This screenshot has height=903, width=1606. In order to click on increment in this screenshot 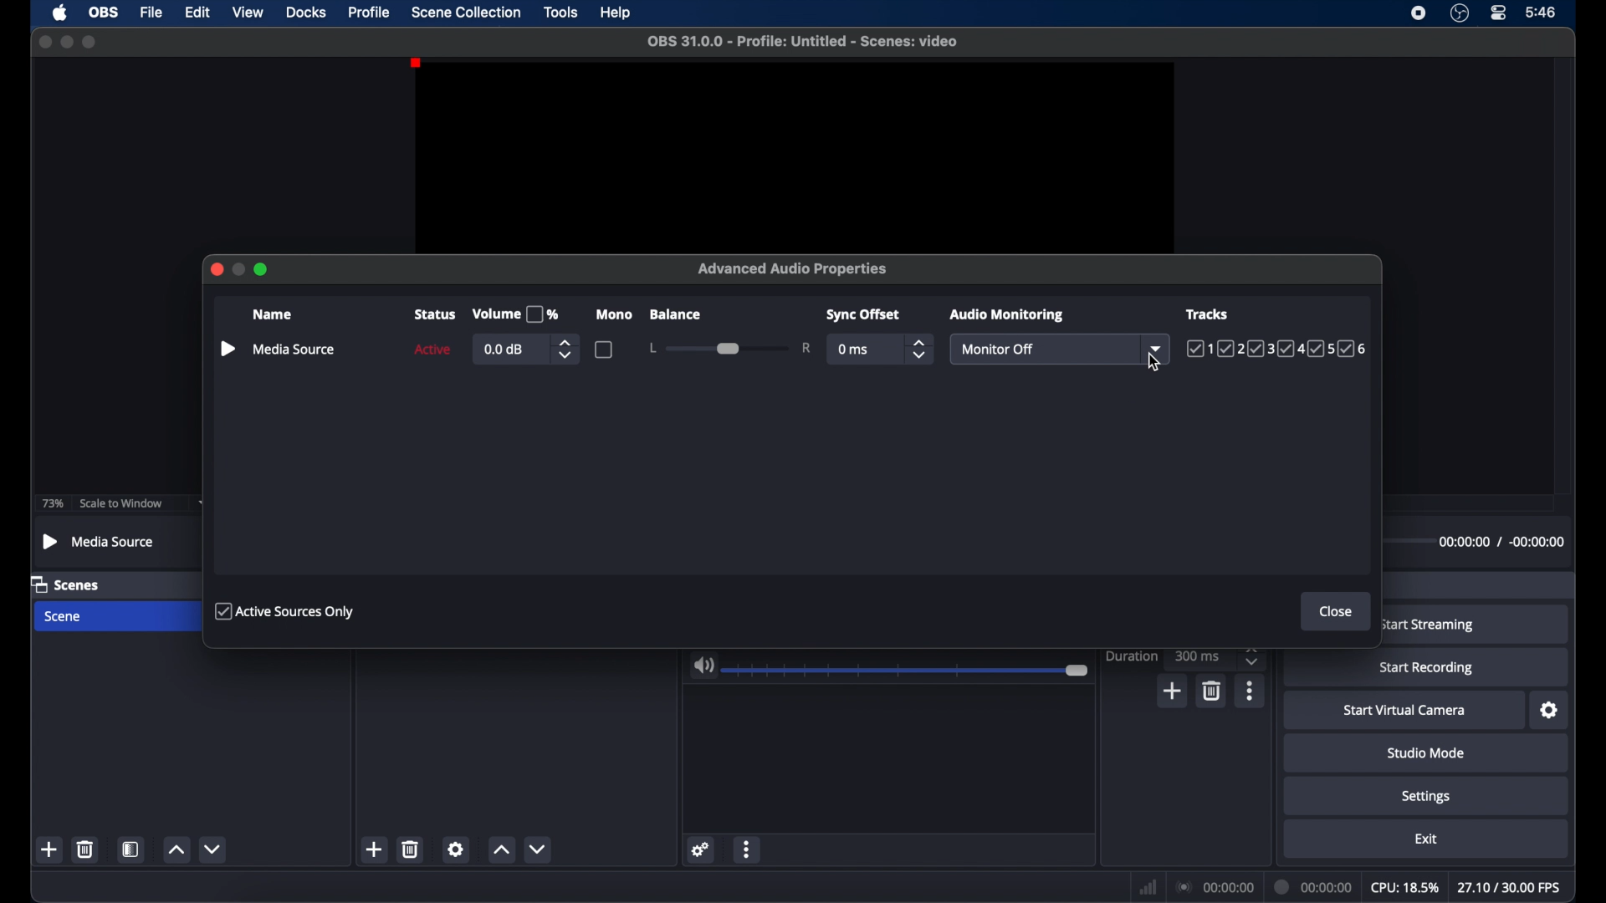, I will do `click(501, 849)`.